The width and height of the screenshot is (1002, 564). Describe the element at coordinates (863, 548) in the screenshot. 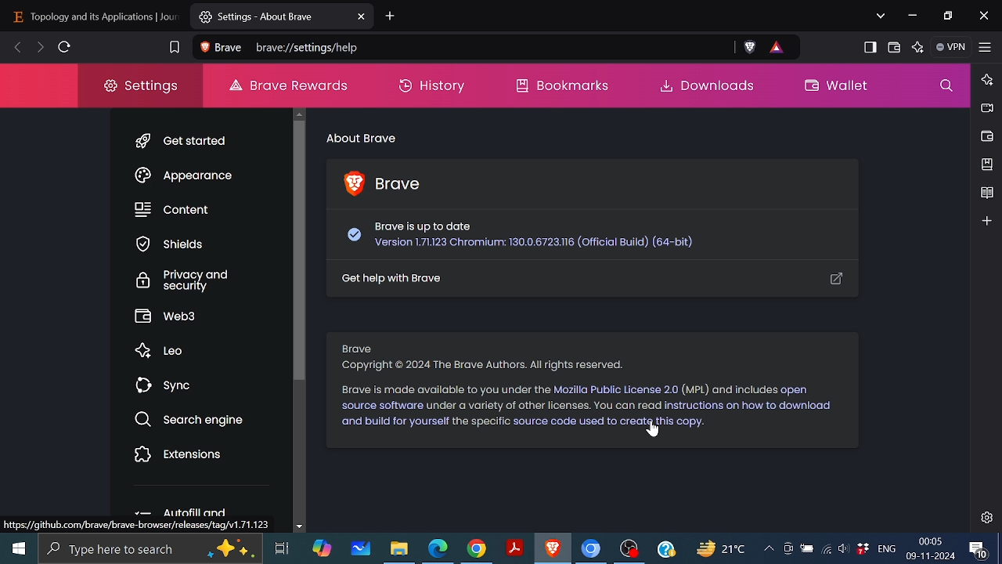

I see `Dropbox` at that location.